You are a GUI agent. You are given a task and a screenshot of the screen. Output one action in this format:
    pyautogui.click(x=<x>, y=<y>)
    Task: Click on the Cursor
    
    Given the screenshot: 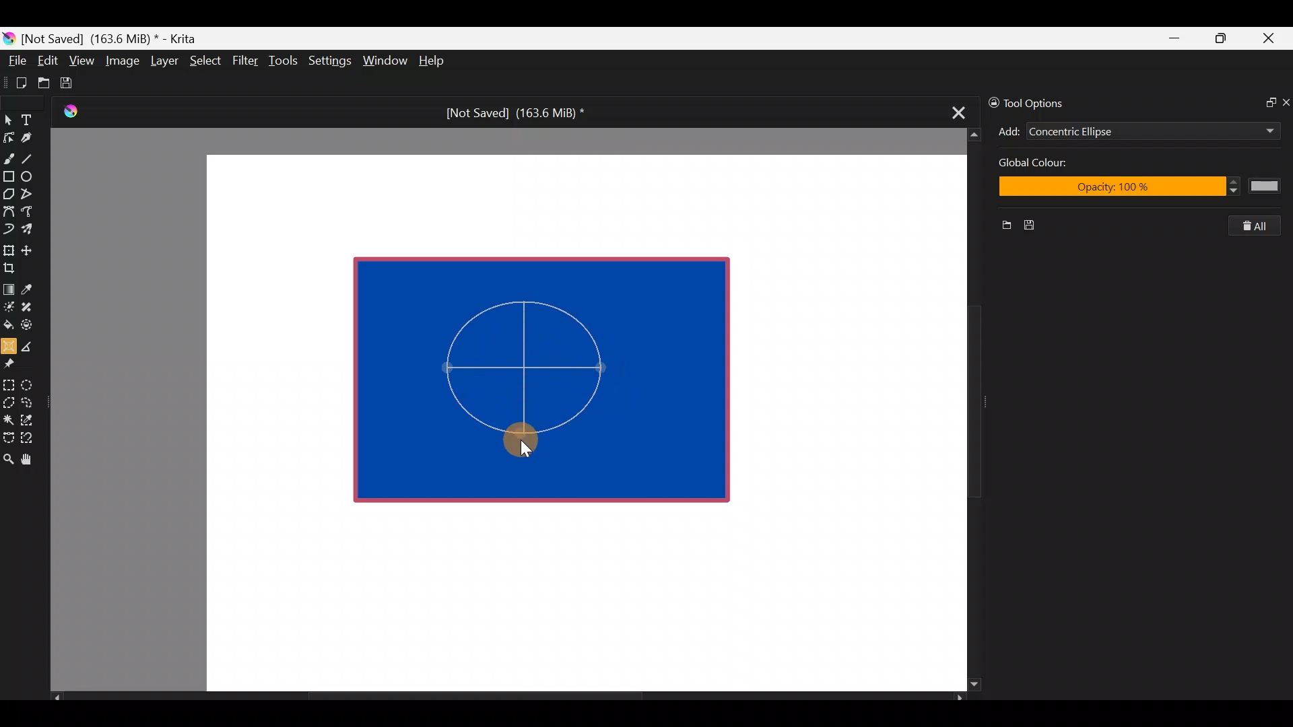 What is the action you would take?
    pyautogui.click(x=519, y=435)
    